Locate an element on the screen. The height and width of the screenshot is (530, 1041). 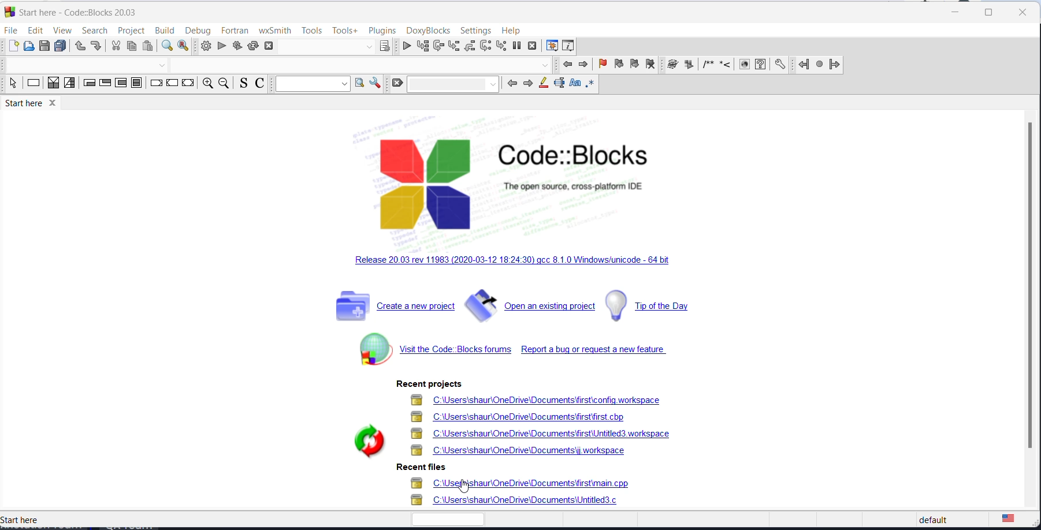
STEP IN is located at coordinates (453, 46).